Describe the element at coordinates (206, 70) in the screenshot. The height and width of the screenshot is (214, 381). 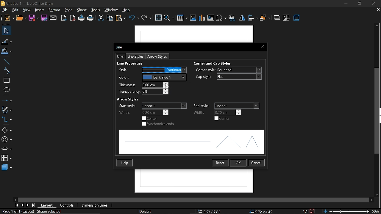
I see `Comer style:` at that location.